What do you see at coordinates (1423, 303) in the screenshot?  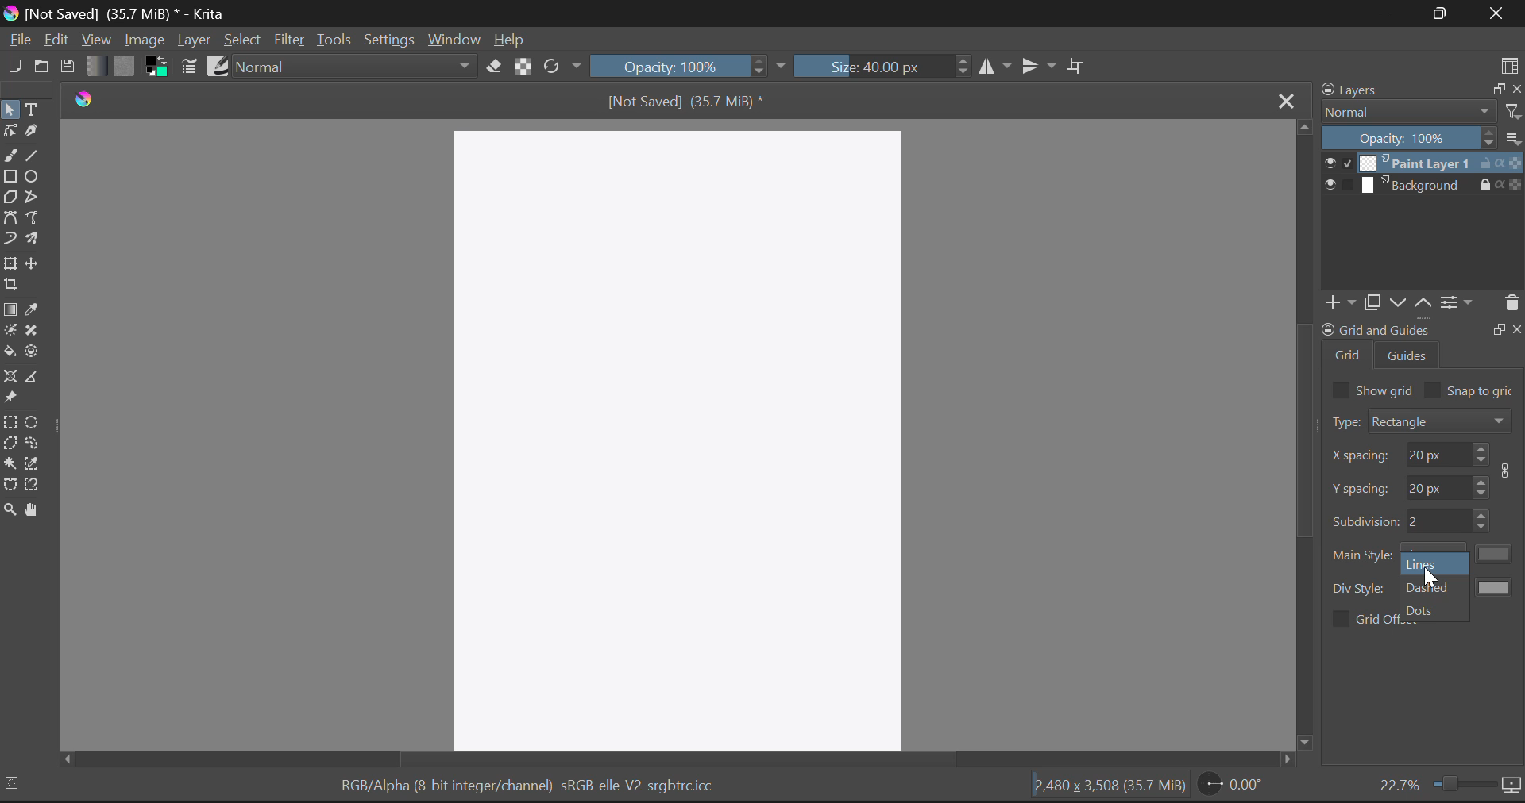 I see `up` at bounding box center [1423, 303].